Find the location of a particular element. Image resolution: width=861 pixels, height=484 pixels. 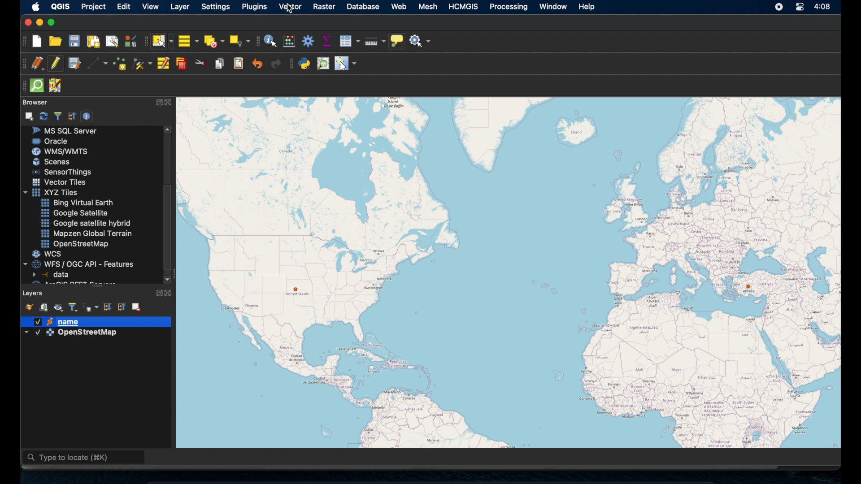

measure line is located at coordinates (374, 42).